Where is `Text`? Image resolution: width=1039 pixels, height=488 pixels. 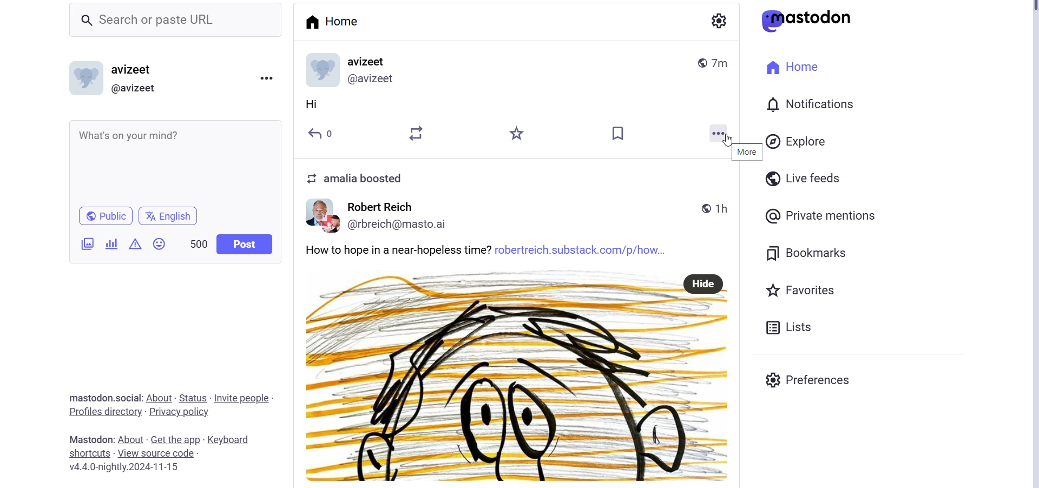
Text is located at coordinates (89, 439).